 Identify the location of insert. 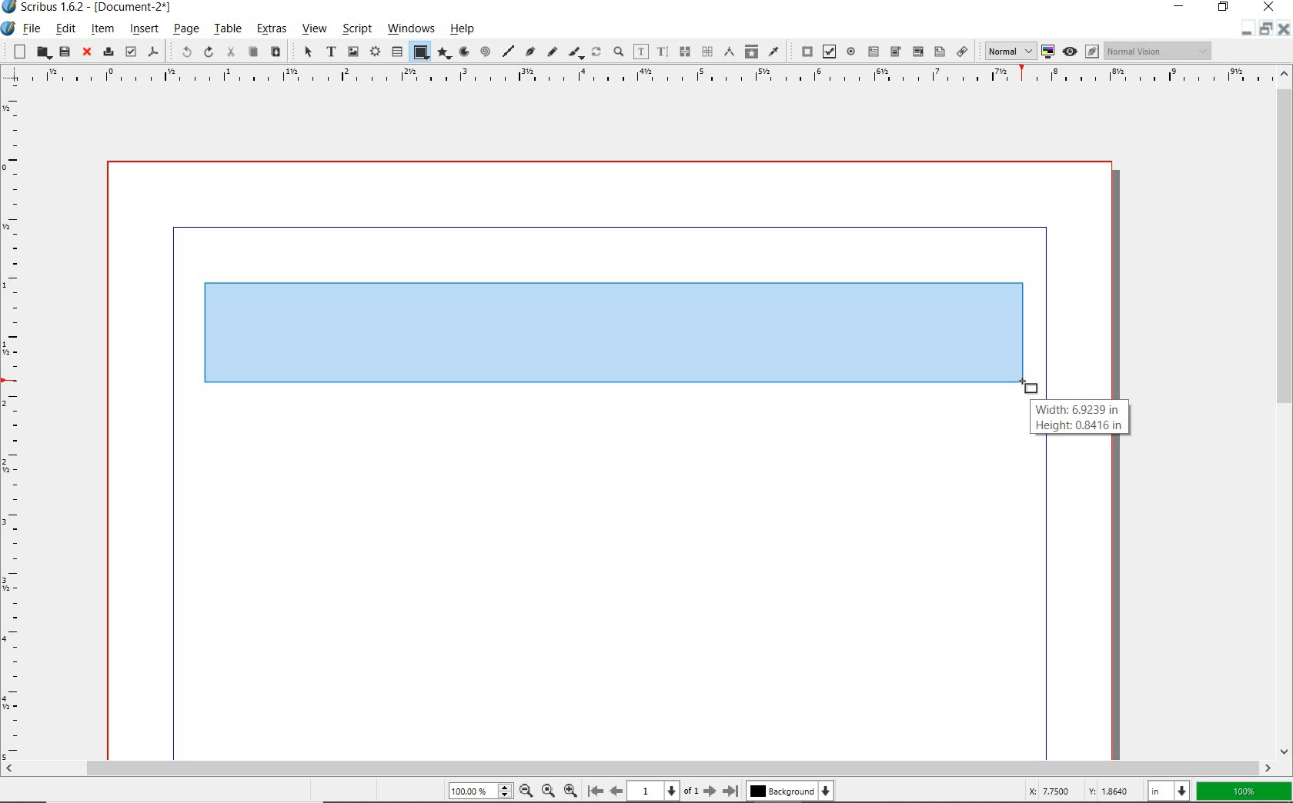
(143, 29).